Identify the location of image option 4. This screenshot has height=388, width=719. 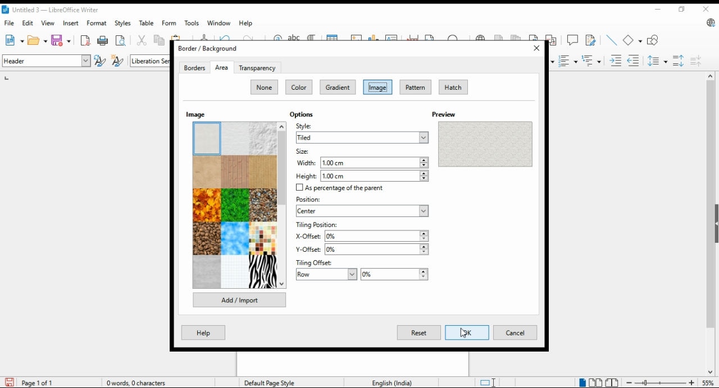
(207, 172).